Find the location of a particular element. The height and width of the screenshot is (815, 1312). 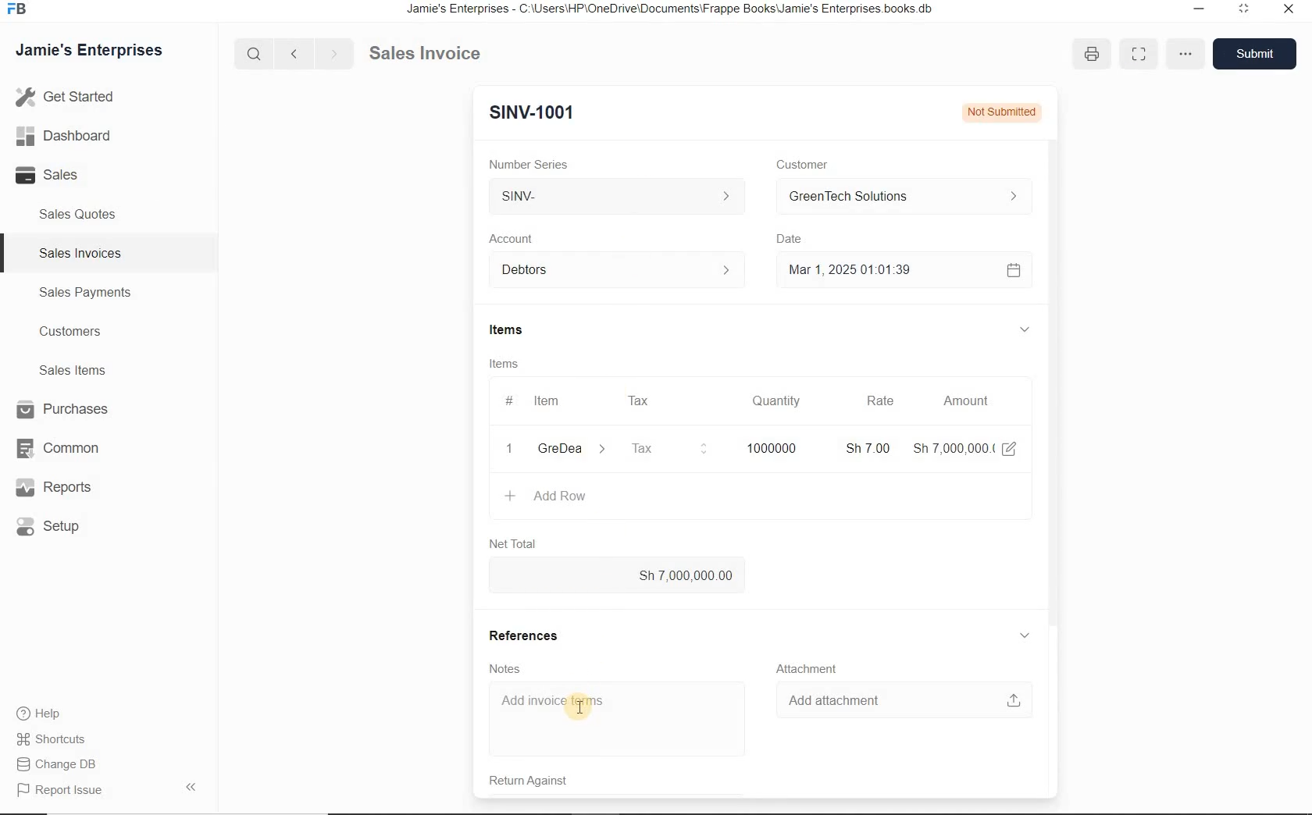

Customers is located at coordinates (68, 331).